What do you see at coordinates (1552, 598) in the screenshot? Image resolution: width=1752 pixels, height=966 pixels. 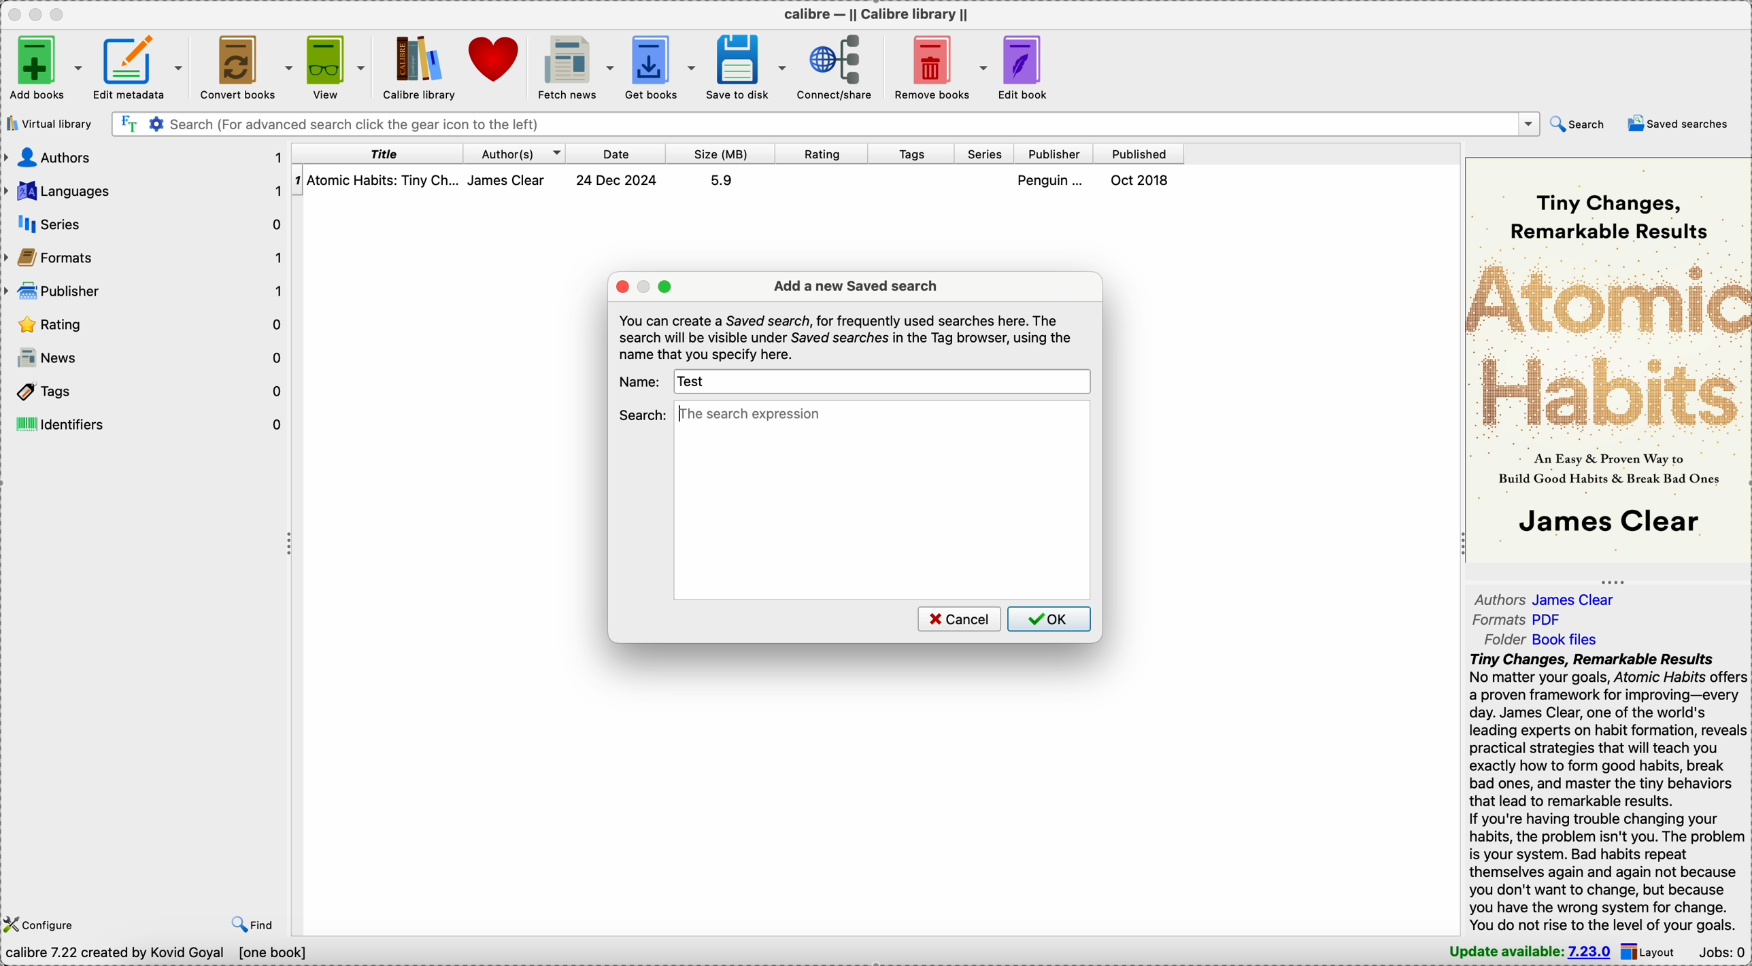 I see `authors James Clear` at bounding box center [1552, 598].